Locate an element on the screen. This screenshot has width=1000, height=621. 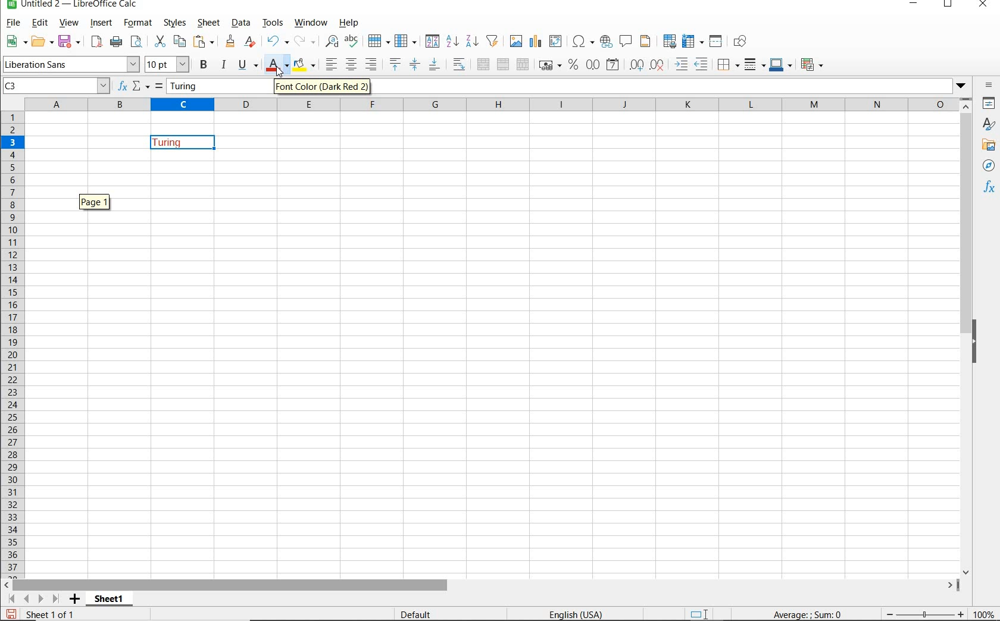
FUNCTIONS is located at coordinates (989, 188).